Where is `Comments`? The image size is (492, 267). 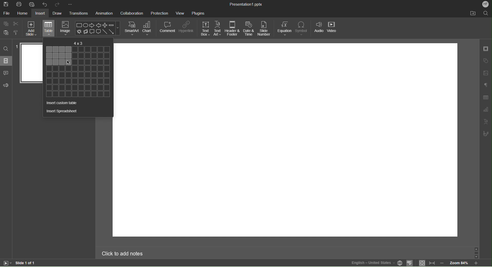 Comments is located at coordinates (6, 73).